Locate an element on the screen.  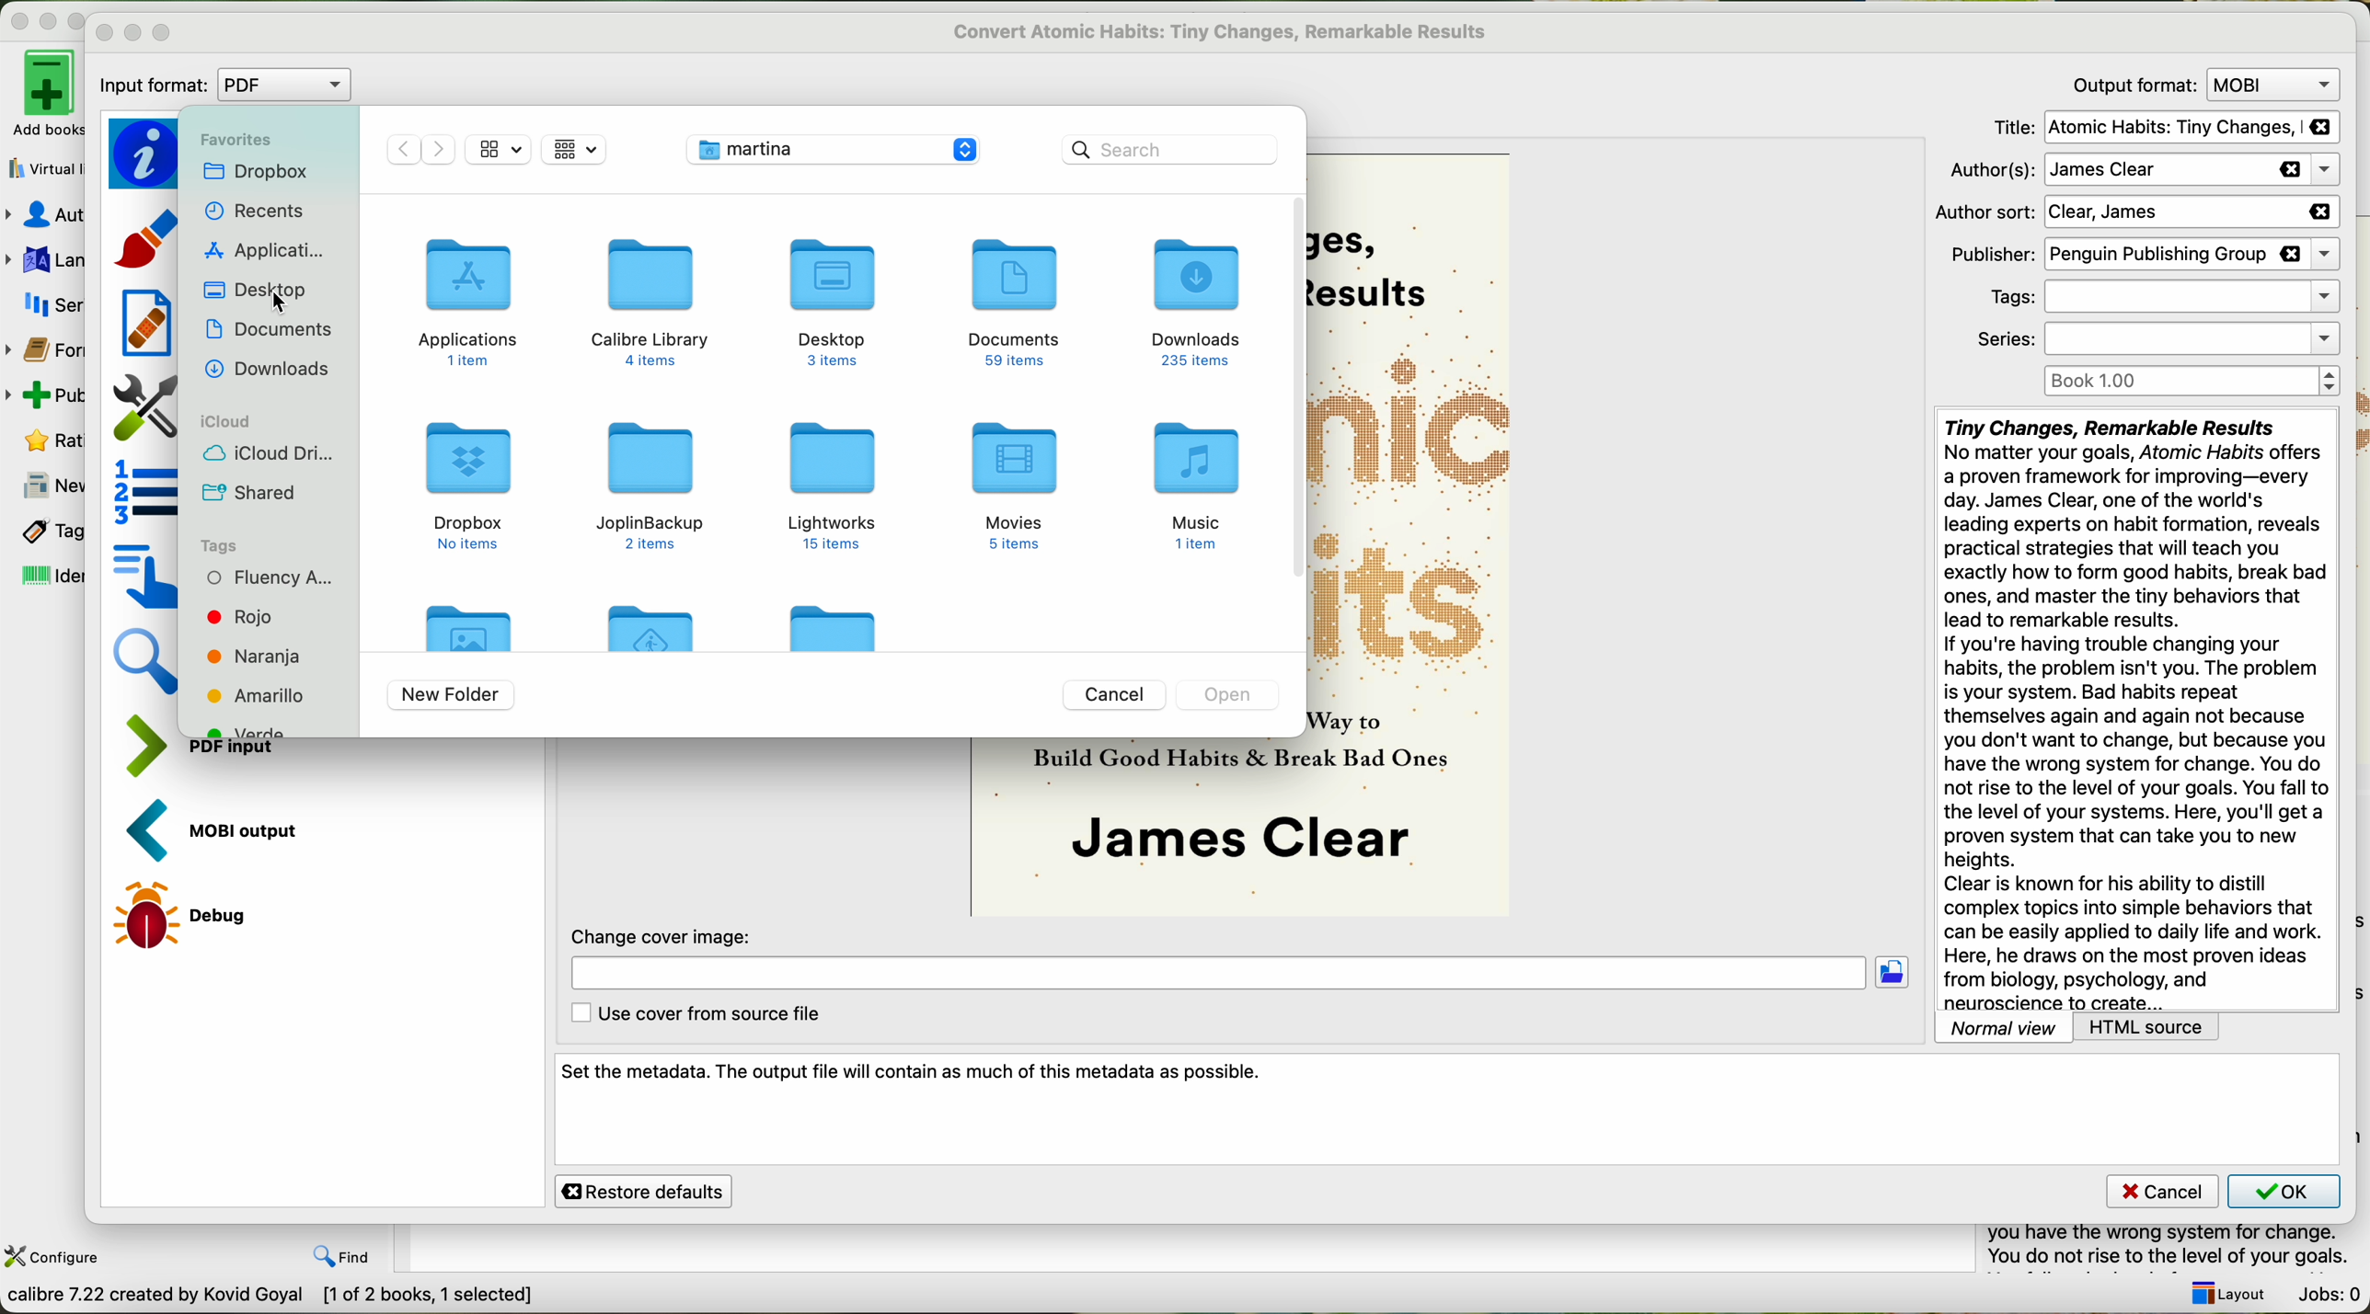
new folder is located at coordinates (450, 695).